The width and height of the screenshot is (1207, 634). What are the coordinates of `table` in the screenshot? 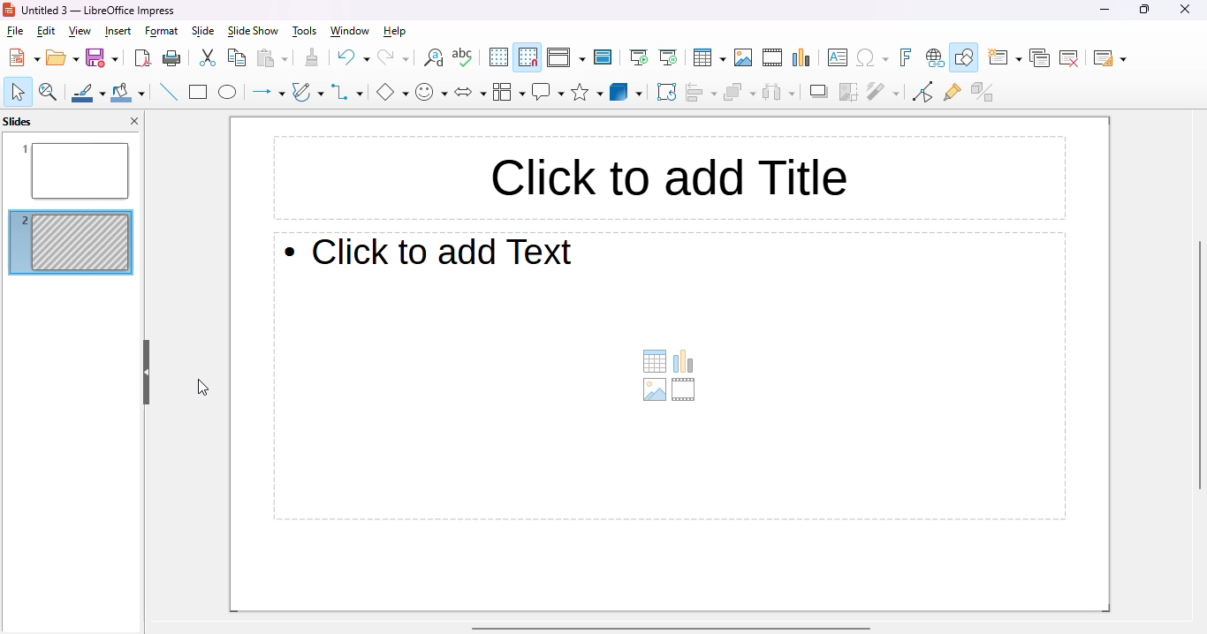 It's located at (654, 362).